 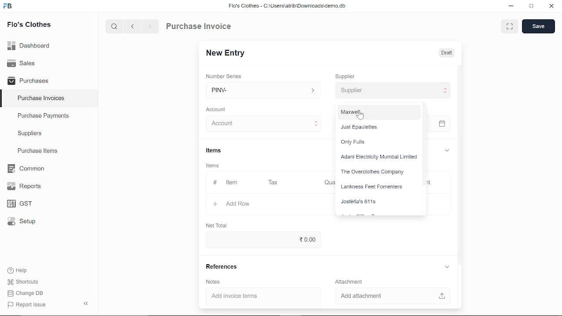 What do you see at coordinates (21, 62) in the screenshot?
I see `Sales` at bounding box center [21, 62].